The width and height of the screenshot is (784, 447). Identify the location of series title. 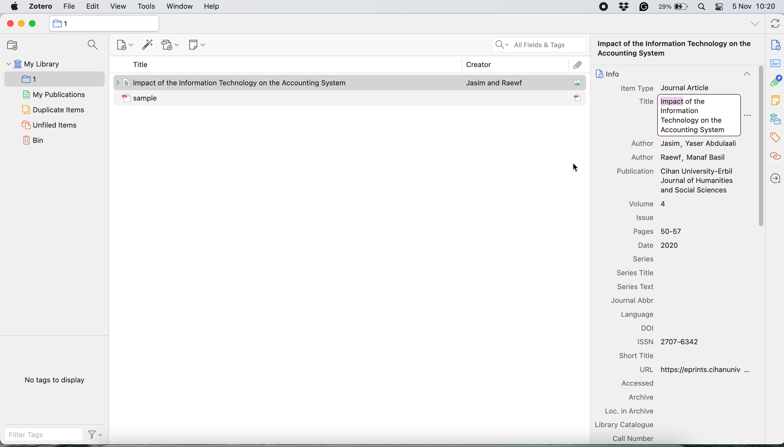
(637, 274).